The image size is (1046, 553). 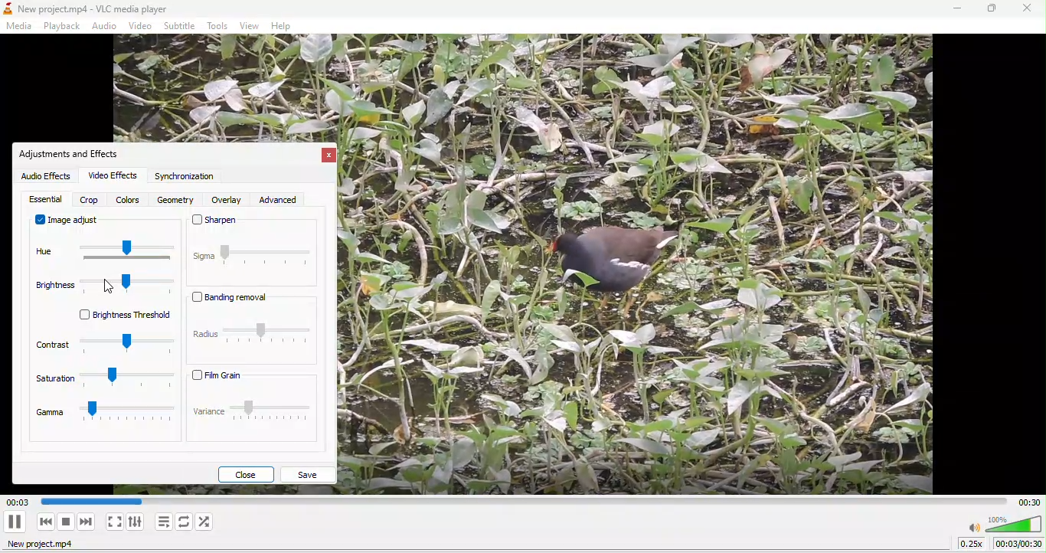 I want to click on advanced, so click(x=288, y=199).